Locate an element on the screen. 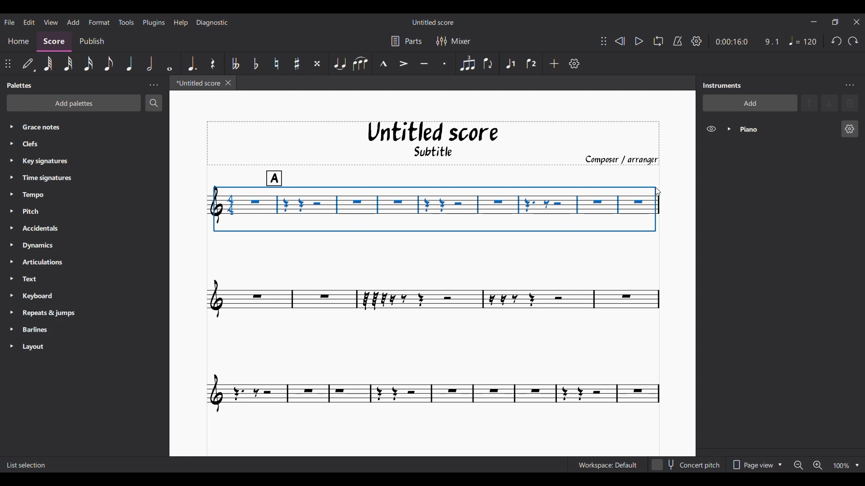 The width and height of the screenshot is (865, 486). Current score is located at coordinates (434, 330).